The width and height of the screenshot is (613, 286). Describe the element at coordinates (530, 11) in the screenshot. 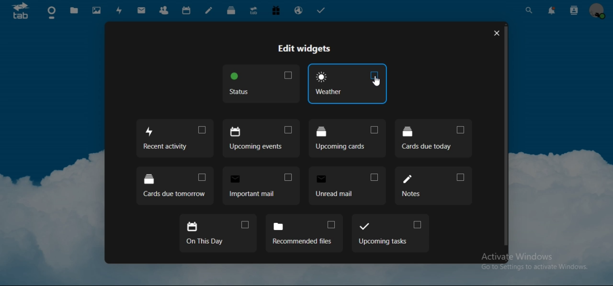

I see `search` at that location.